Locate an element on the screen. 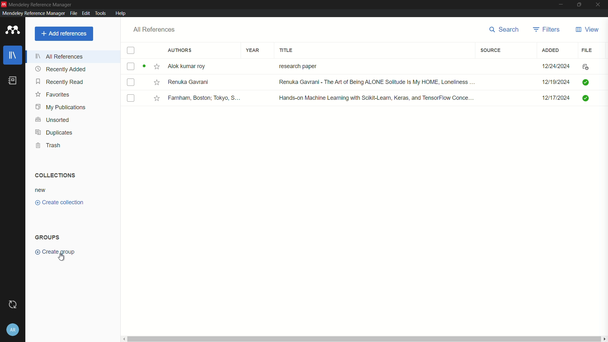  check box is located at coordinates (131, 51).